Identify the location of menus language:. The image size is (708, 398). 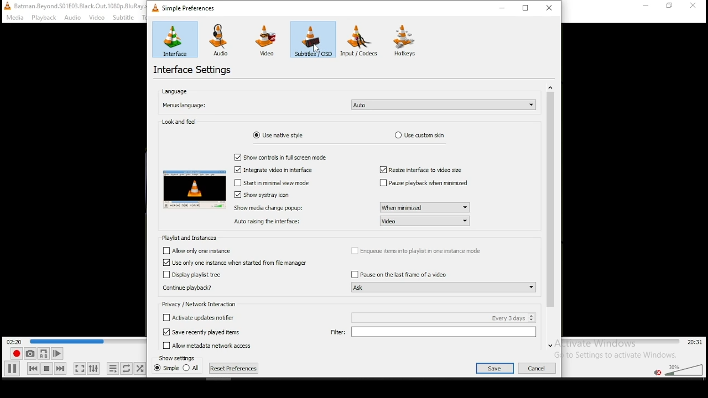
(185, 106).